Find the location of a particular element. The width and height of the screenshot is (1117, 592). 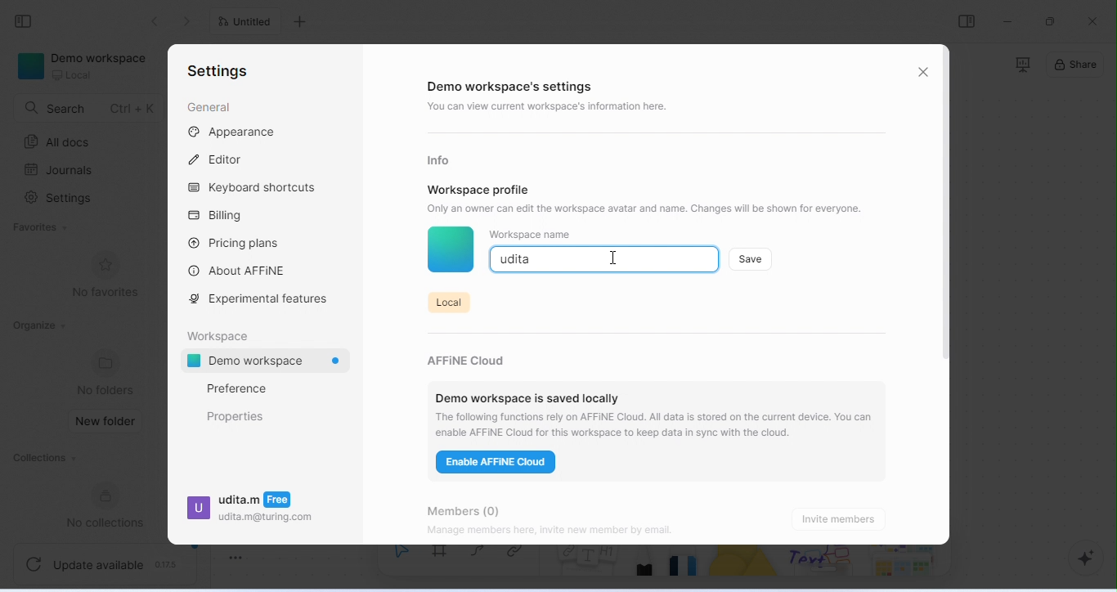

untitled is located at coordinates (249, 23).